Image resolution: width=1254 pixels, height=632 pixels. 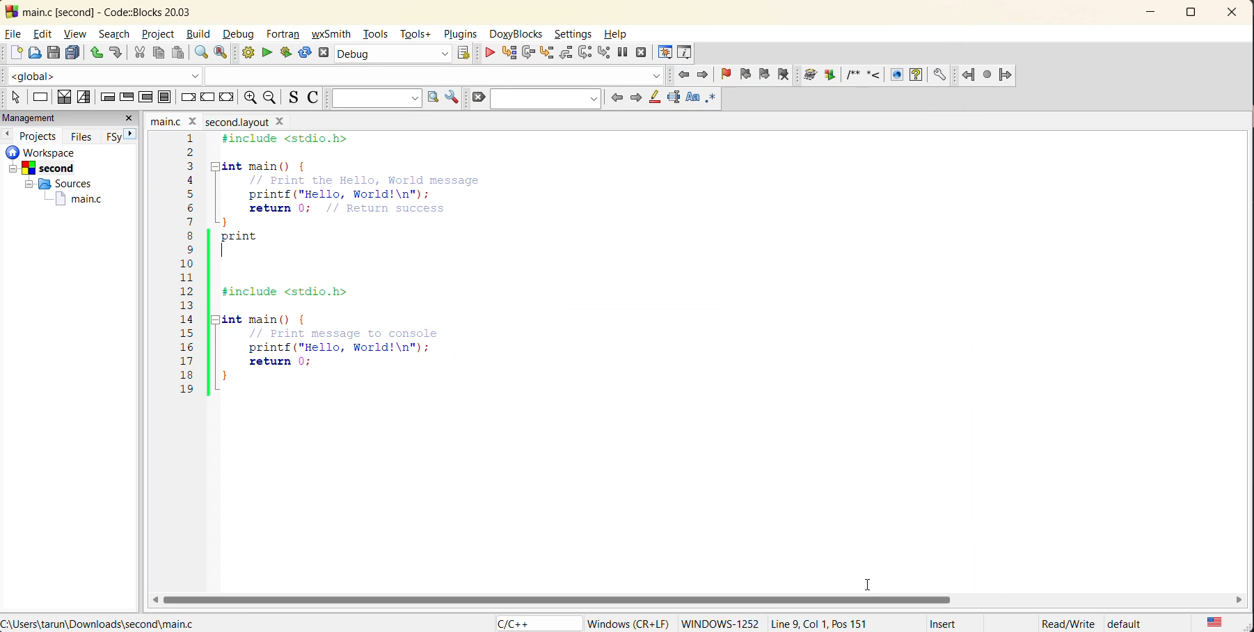 What do you see at coordinates (199, 54) in the screenshot?
I see `find` at bounding box center [199, 54].